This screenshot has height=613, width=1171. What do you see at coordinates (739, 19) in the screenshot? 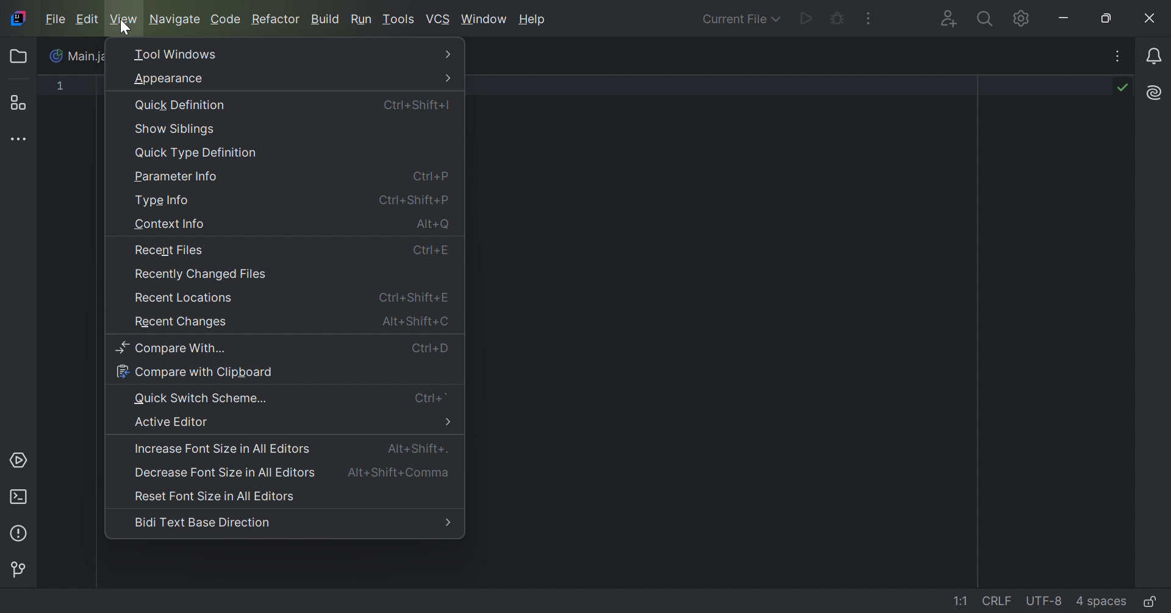
I see `Current File` at bounding box center [739, 19].